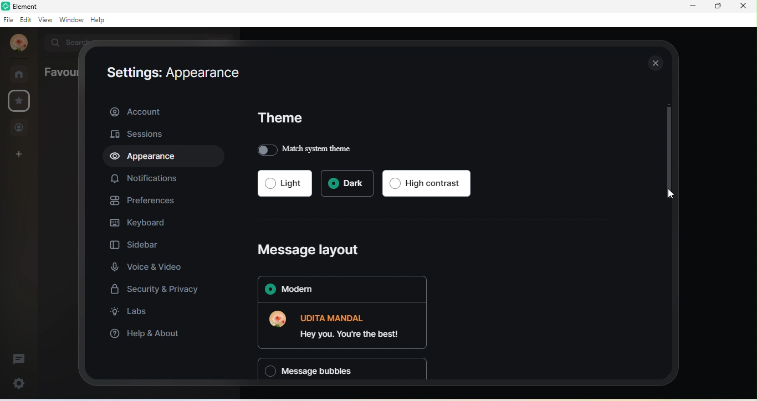  Describe the element at coordinates (346, 183) in the screenshot. I see `dark` at that location.